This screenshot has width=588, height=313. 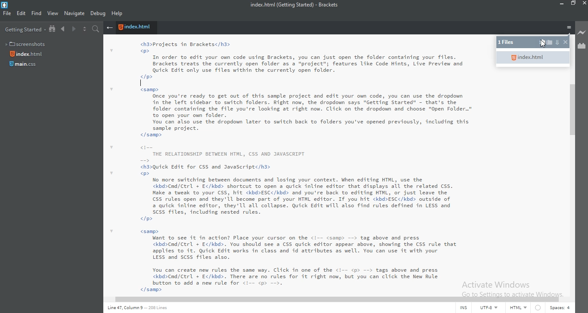 I want to click on Index.html, so click(x=136, y=28).